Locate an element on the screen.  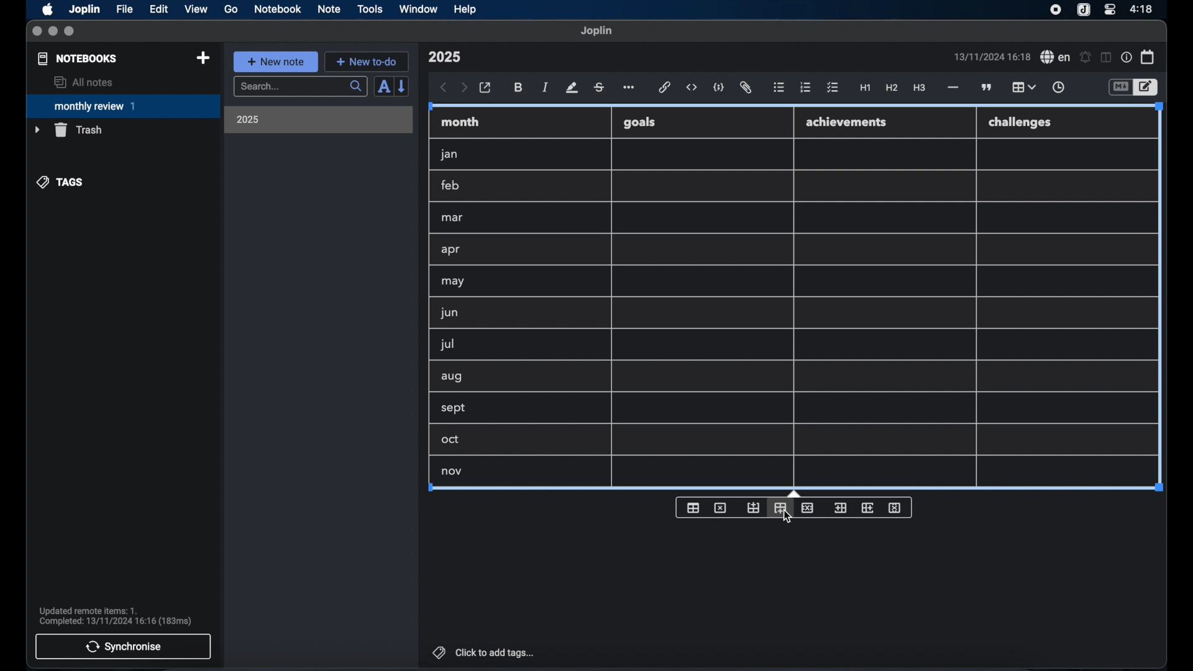
sync notification is located at coordinates (116, 616).